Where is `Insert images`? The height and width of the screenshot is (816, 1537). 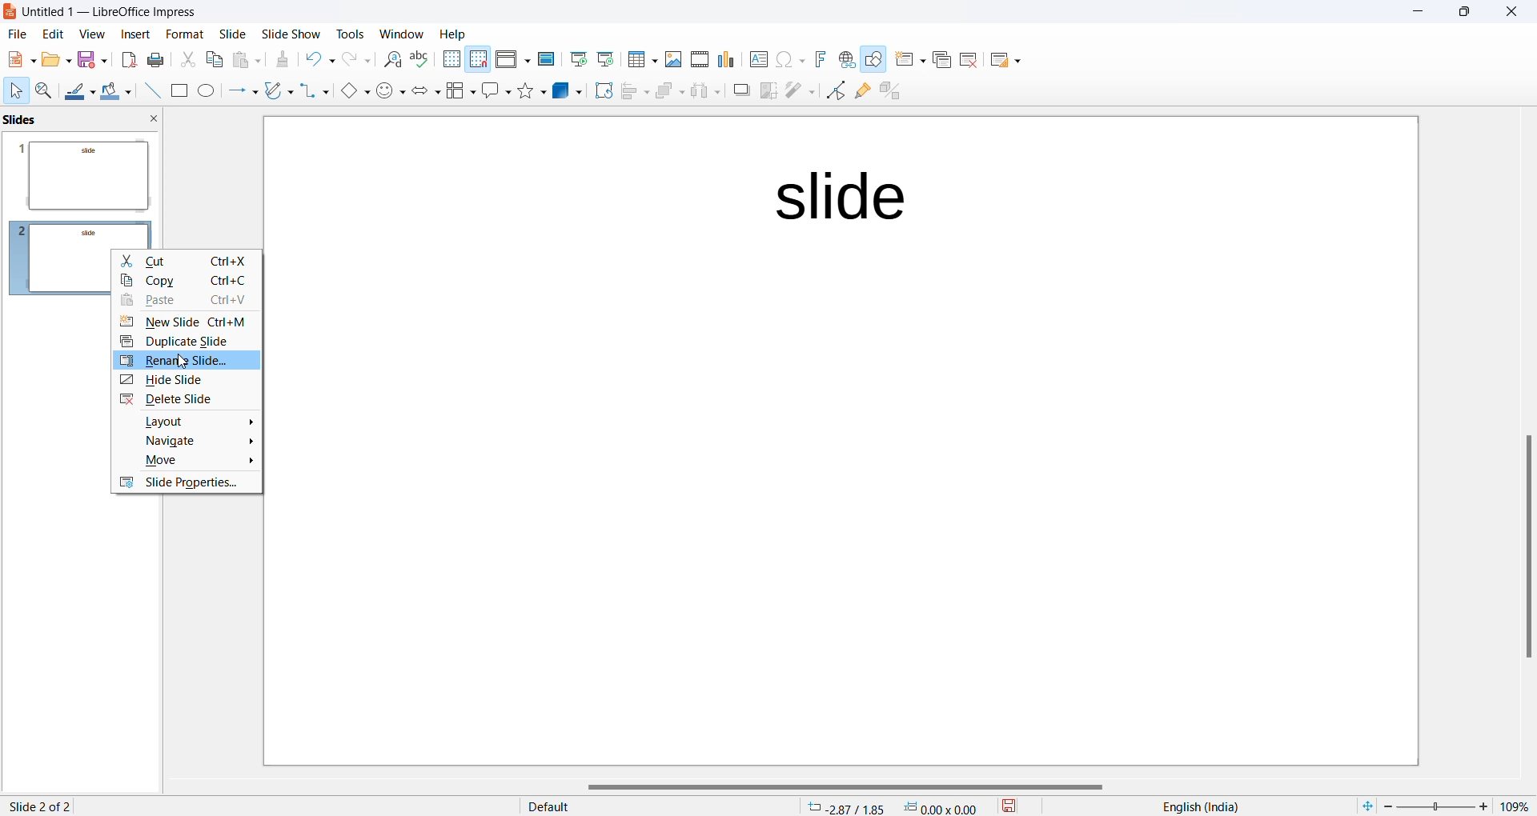
Insert images is located at coordinates (671, 58).